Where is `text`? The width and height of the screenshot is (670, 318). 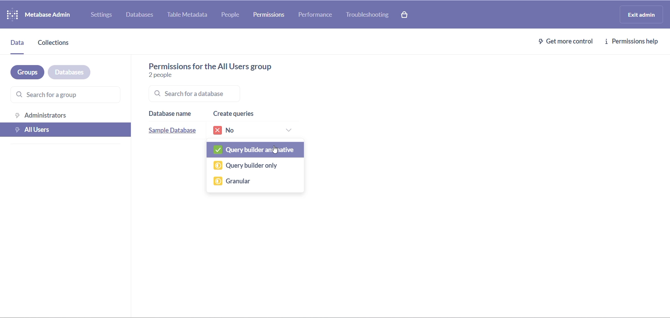
text is located at coordinates (226, 66).